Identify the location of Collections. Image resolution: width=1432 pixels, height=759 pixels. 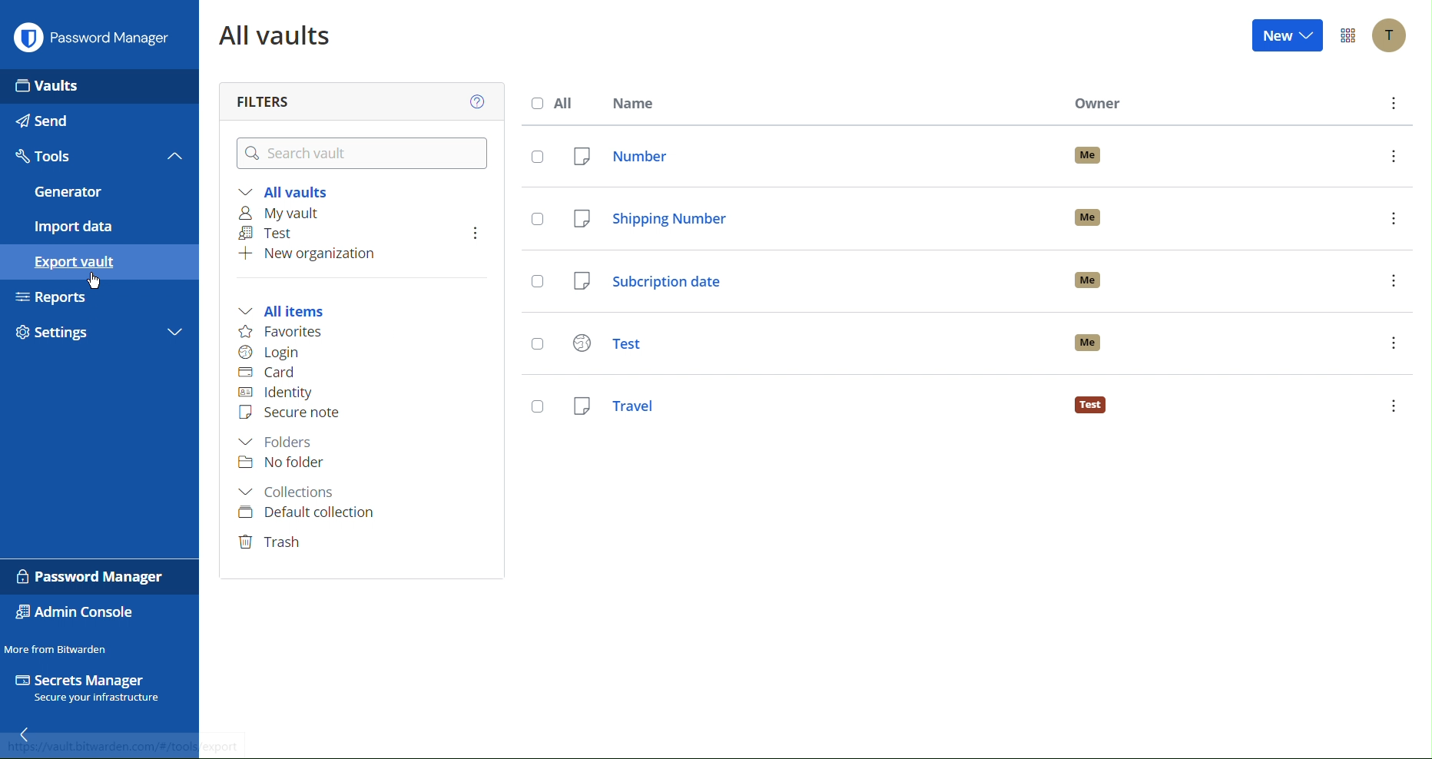
(289, 491).